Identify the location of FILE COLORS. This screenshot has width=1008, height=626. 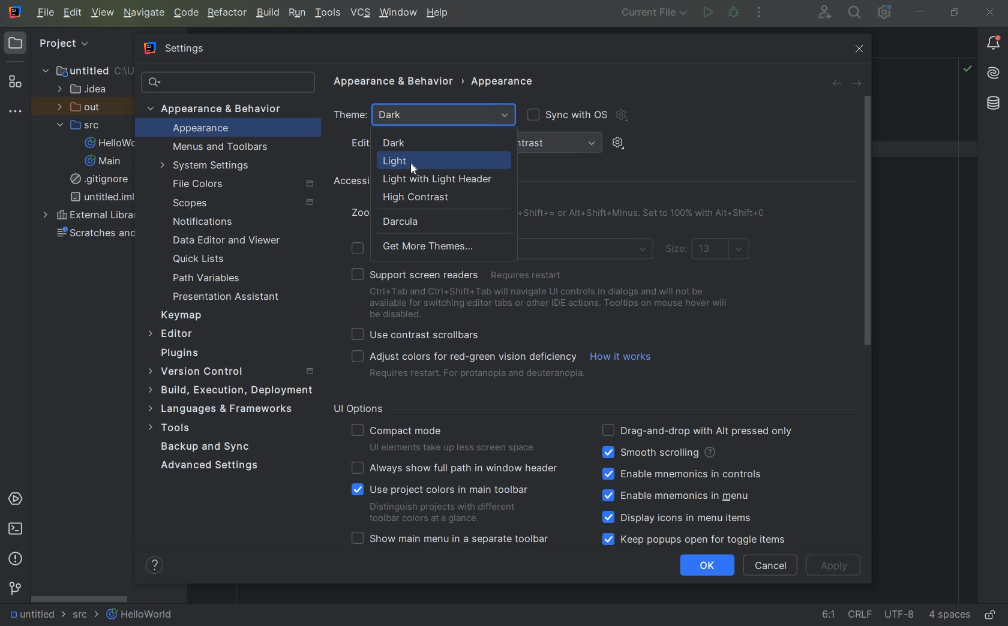
(245, 183).